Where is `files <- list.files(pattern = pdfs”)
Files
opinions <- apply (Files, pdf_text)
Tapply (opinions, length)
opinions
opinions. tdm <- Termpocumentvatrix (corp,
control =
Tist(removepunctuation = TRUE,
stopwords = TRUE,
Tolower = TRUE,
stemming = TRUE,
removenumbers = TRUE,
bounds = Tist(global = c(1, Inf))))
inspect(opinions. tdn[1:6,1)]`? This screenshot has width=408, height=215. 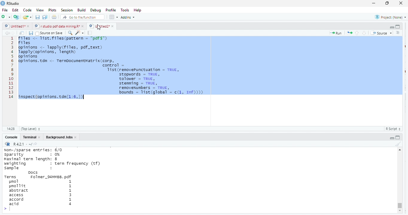 files <- list.files(pattern = pdfs”)
Files
opinions <- apply (Files, pdf_text)
Tapply (opinions, length)
opinions
opinions. tdm <- Termpocumentvatrix (corp,
control =
Tist(removepunctuation = TRUE,
stopwords = TRUE,
Tolower = TRUE,
stemming = TRUE,
removenumbers = TRUE,
bounds = Tist(global = c(1, Inf))))
inspect(opinions. tdn[1:6,1)] is located at coordinates (210, 68).